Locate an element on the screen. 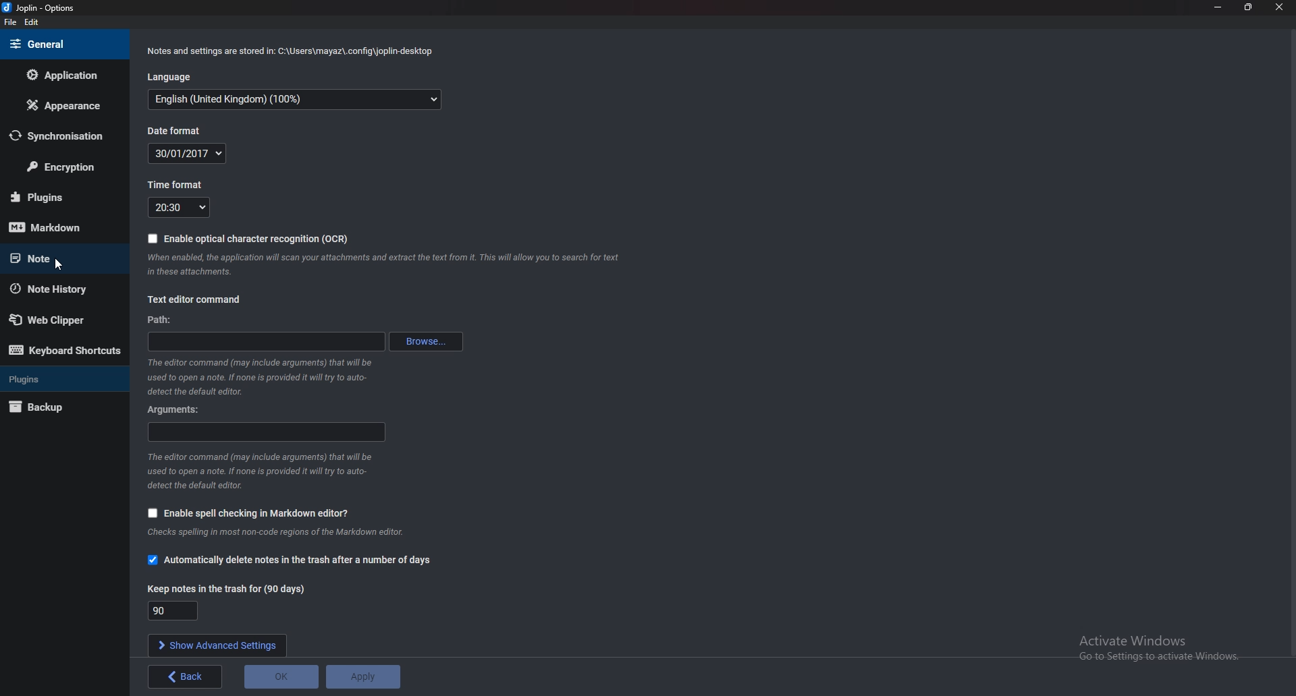  Info is located at coordinates (290, 53).